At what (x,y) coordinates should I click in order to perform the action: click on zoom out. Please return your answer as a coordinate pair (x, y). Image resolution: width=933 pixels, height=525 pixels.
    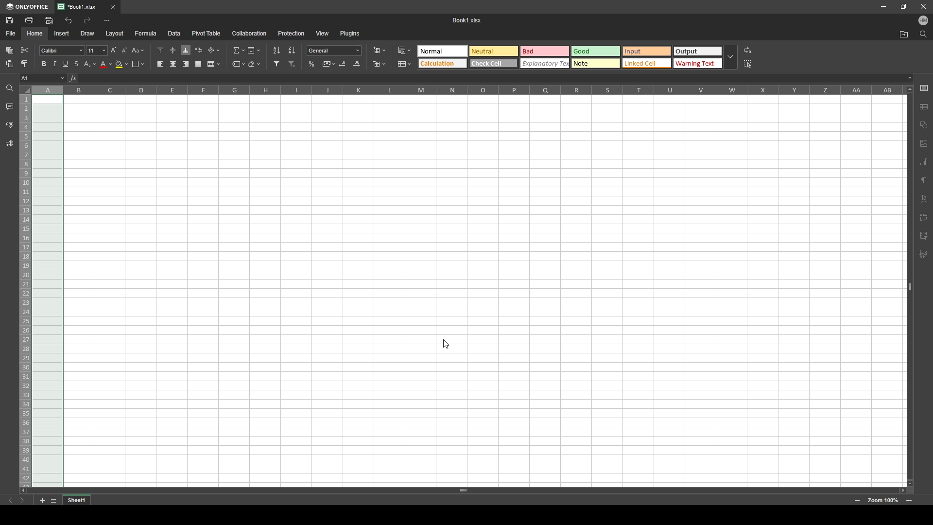
    Looking at the image, I should click on (857, 501).